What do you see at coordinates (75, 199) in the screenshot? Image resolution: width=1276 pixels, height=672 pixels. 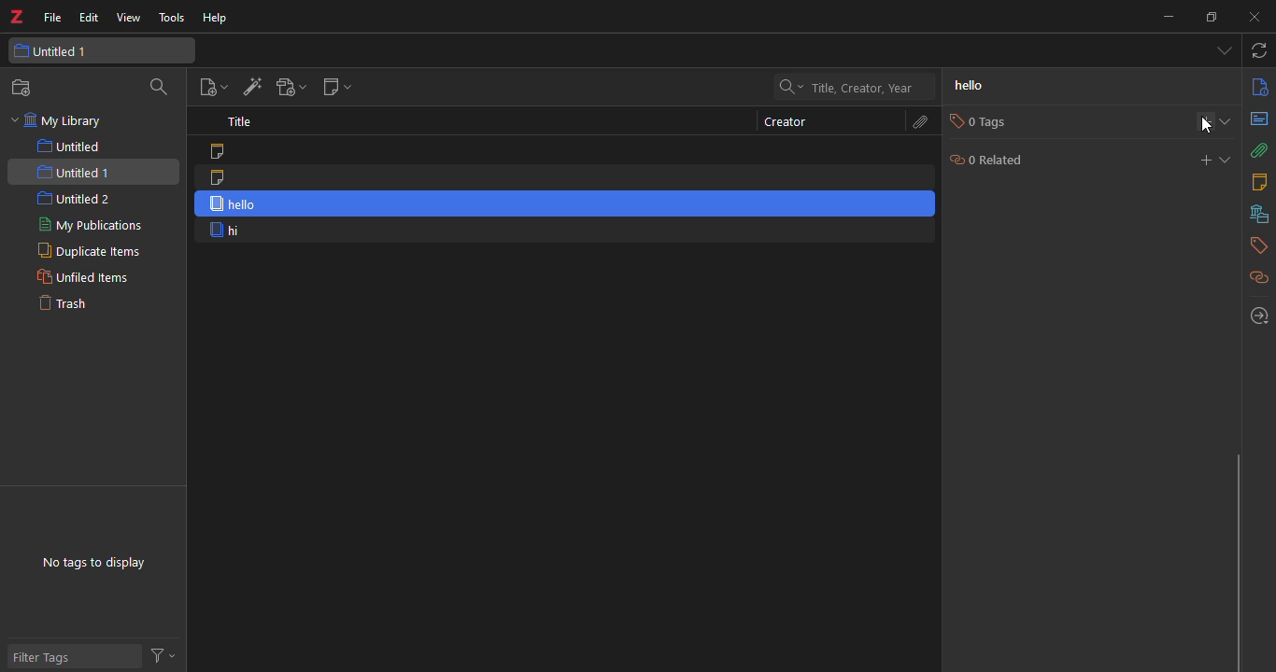 I see `untitled 2` at bounding box center [75, 199].